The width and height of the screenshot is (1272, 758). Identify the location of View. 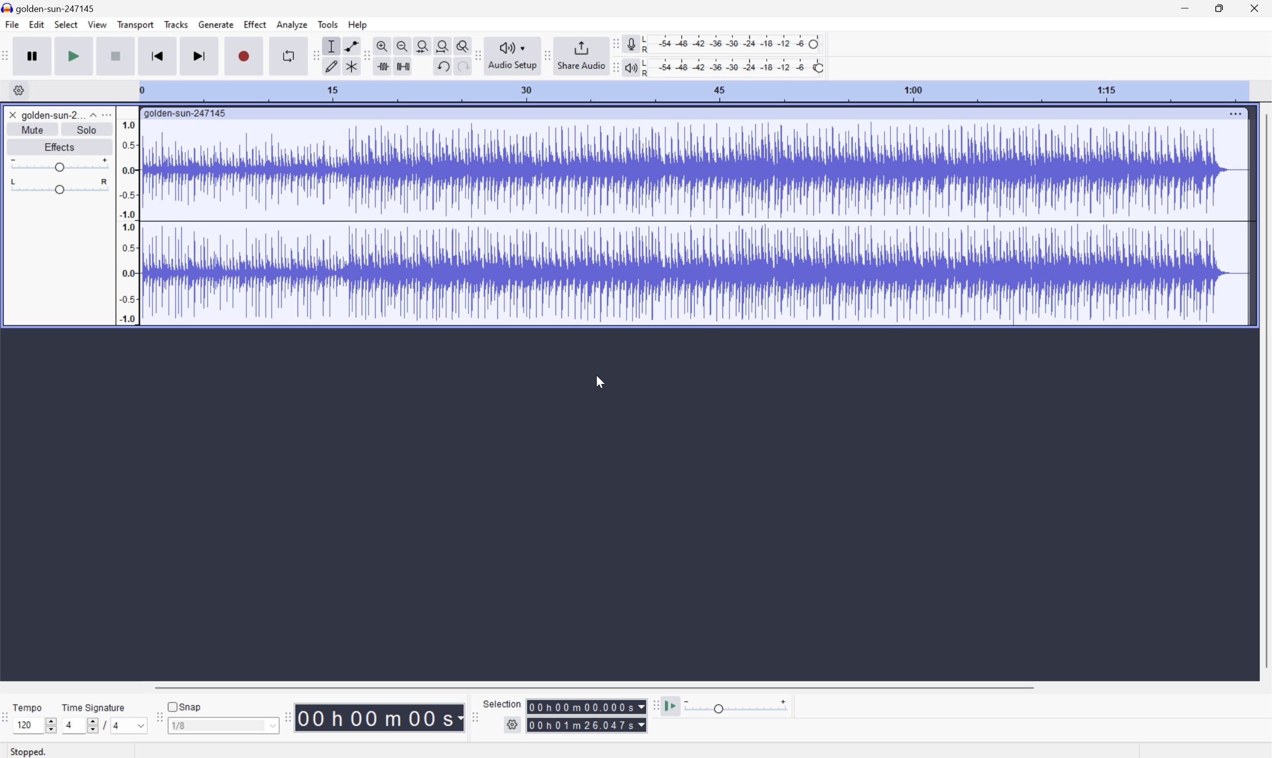
(98, 25).